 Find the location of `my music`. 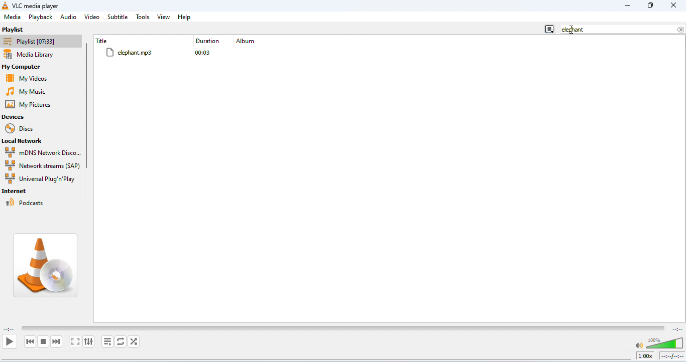

my music is located at coordinates (31, 91).